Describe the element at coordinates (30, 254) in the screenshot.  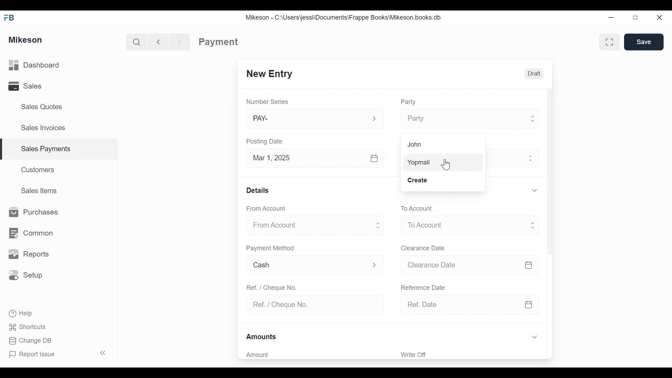
I see `Reports` at that location.